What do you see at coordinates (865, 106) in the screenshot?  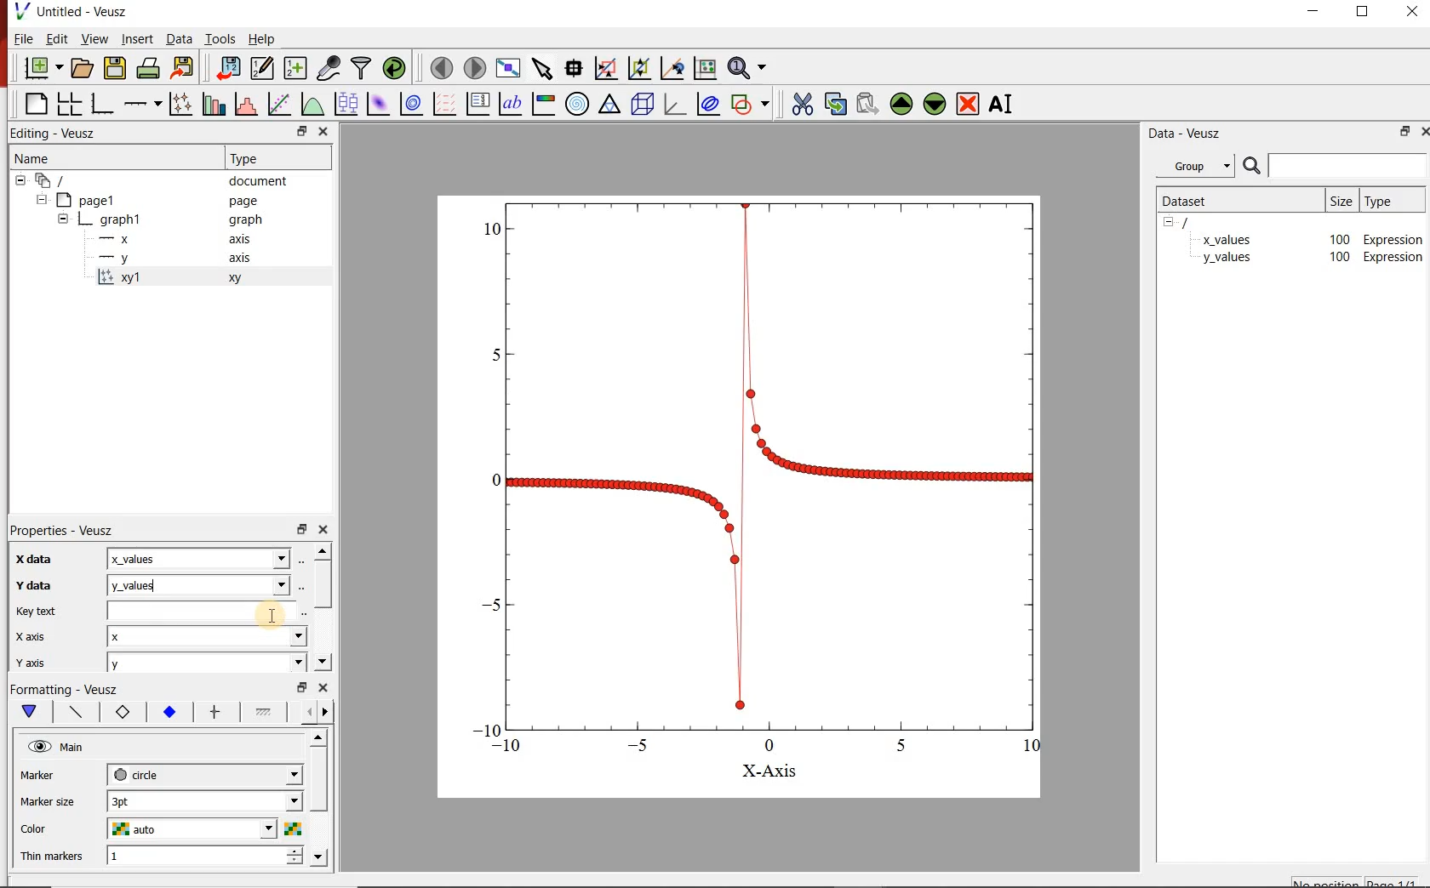 I see `paste the selected widget` at bounding box center [865, 106].